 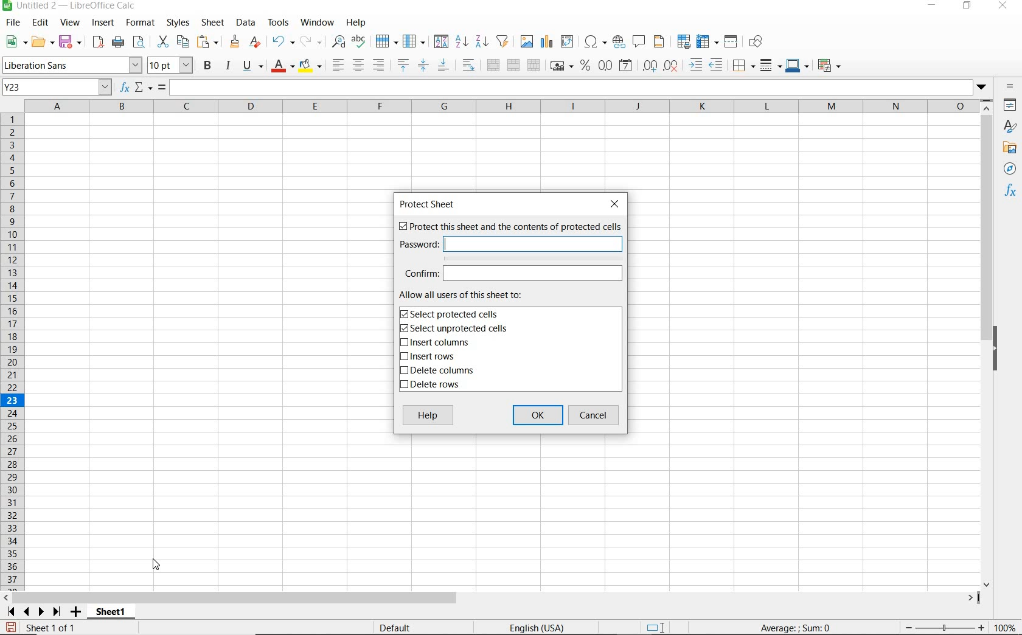 What do you see at coordinates (468, 66) in the screenshot?
I see `WRAP TEXT` at bounding box center [468, 66].